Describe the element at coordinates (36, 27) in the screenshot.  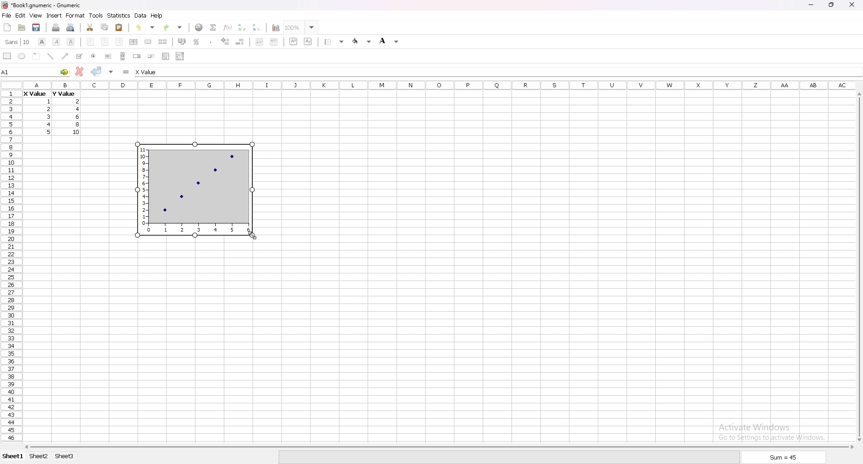
I see `save` at that location.